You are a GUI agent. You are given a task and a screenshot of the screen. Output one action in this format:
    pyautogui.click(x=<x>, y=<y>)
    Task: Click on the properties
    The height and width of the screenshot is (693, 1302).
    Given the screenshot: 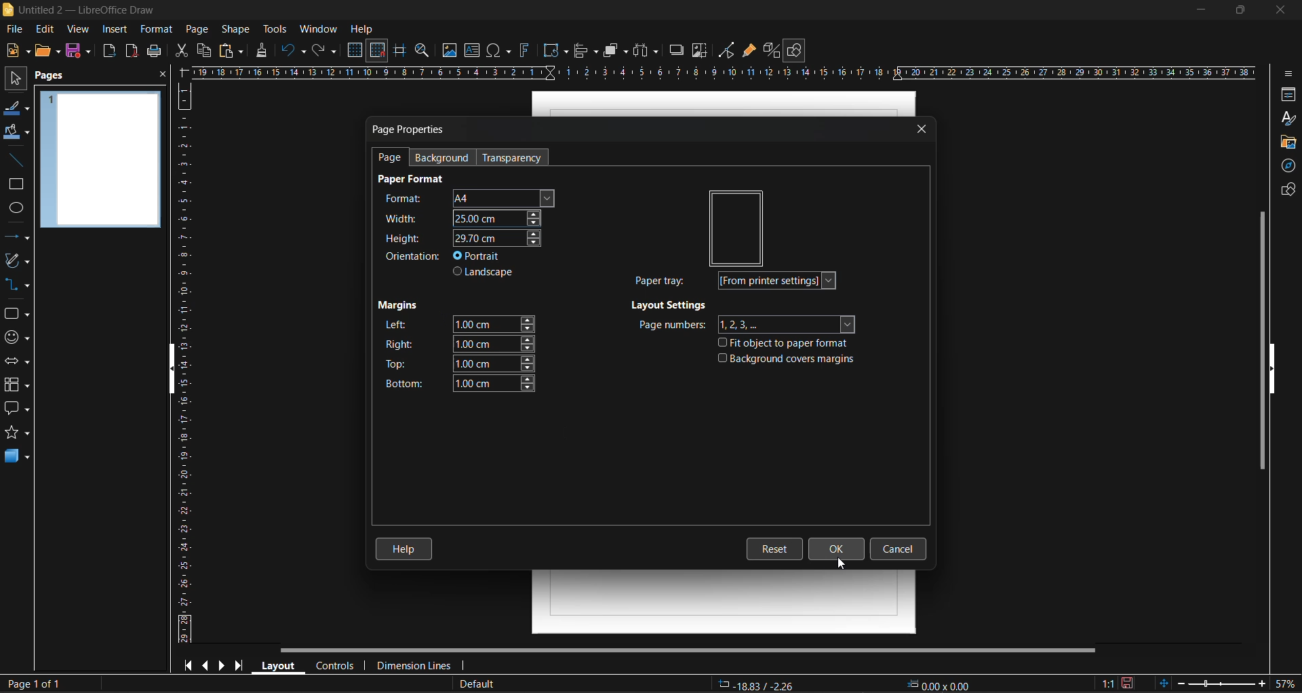 What is the action you would take?
    pyautogui.click(x=1287, y=94)
    